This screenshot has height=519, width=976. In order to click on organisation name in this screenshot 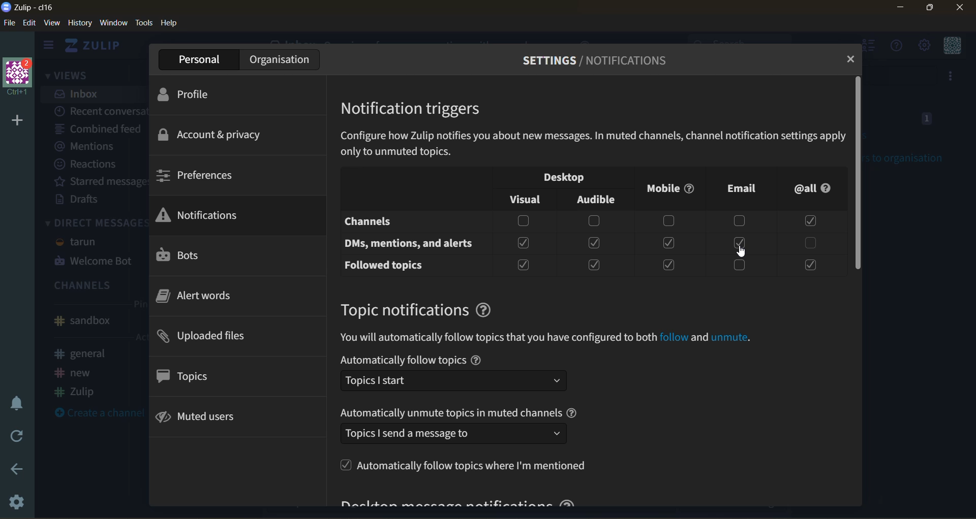, I will do `click(21, 78)`.